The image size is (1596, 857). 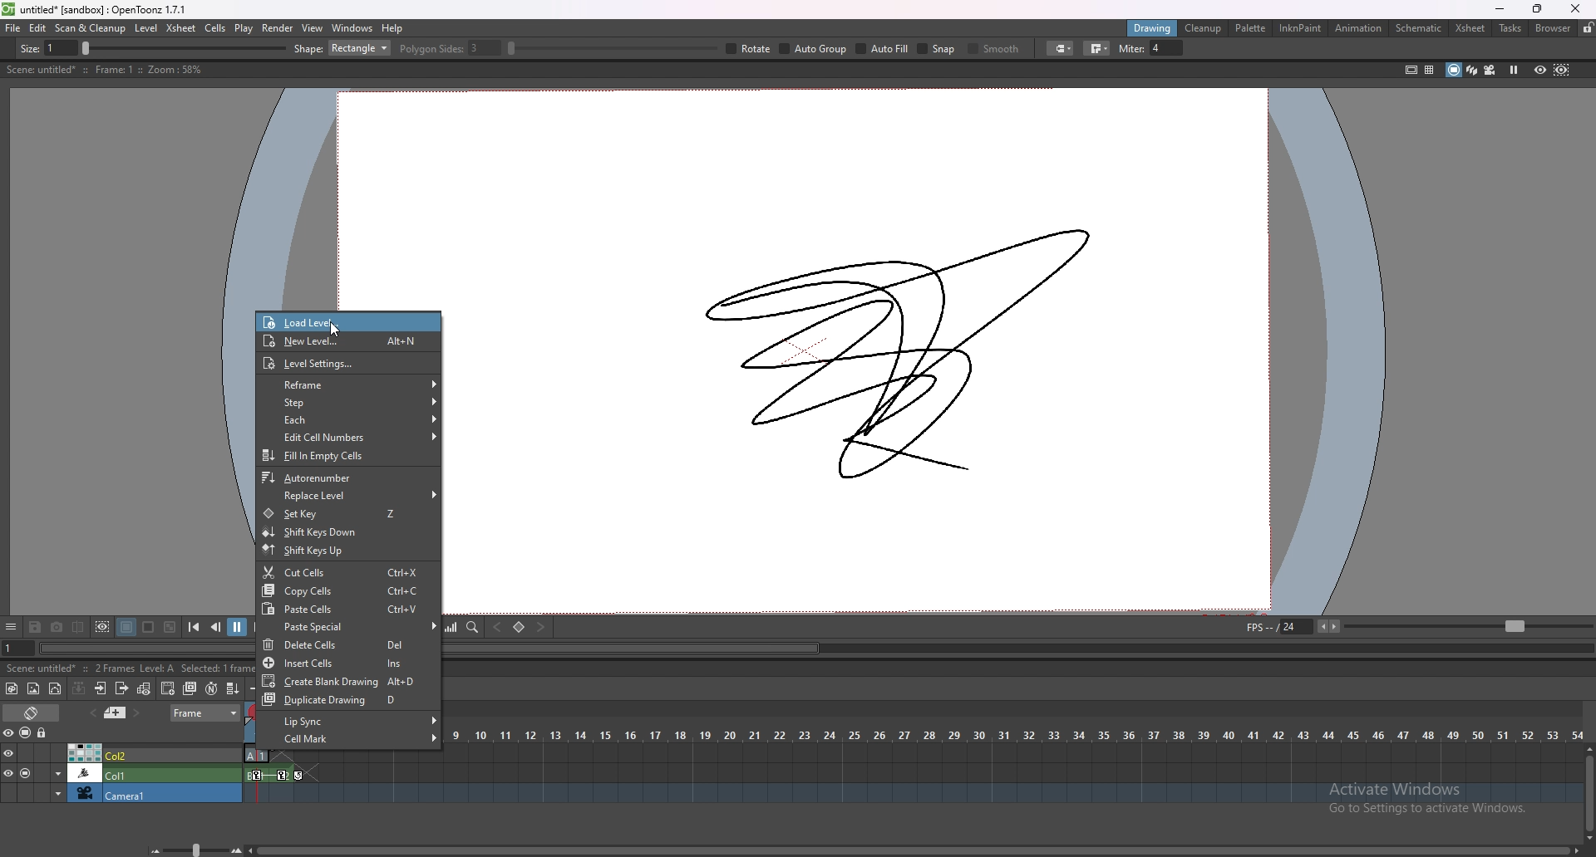 What do you see at coordinates (102, 627) in the screenshot?
I see `define sub camera` at bounding box center [102, 627].